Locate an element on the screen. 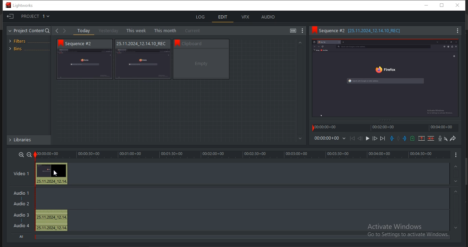  Move Backward is located at coordinates (353, 139).